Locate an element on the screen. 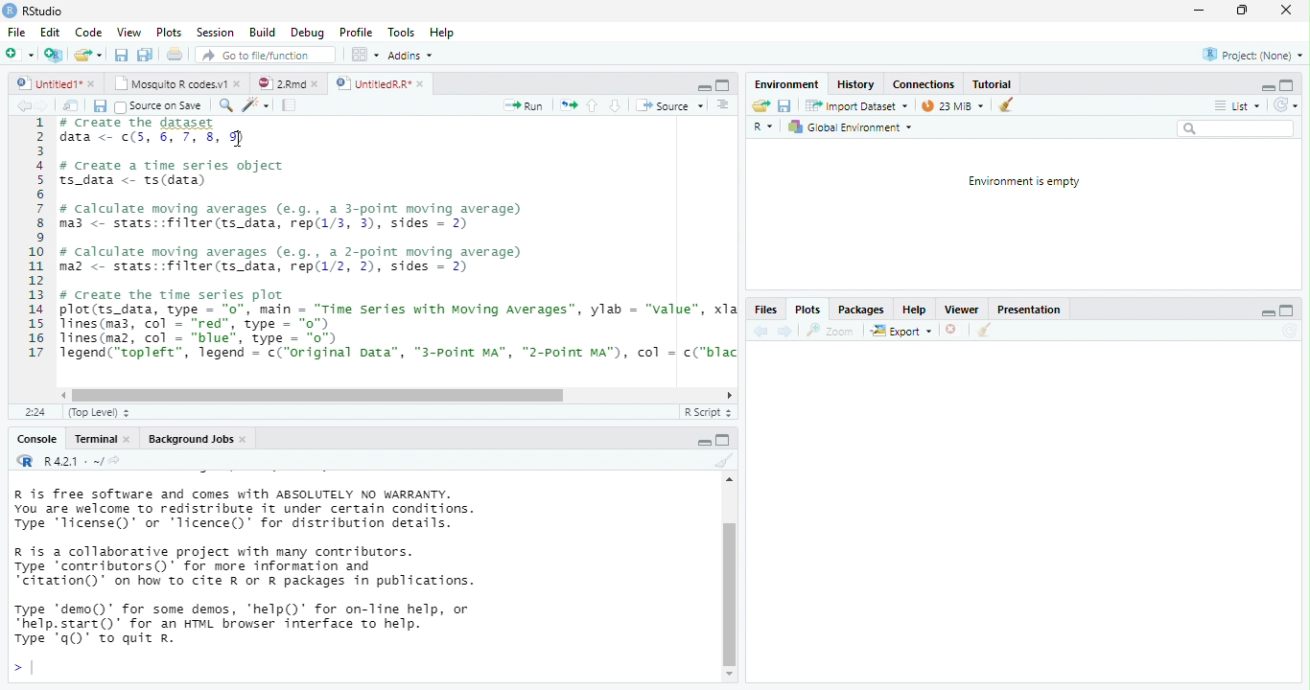 The width and height of the screenshot is (1310, 690). ‘Source is located at coordinates (671, 105).